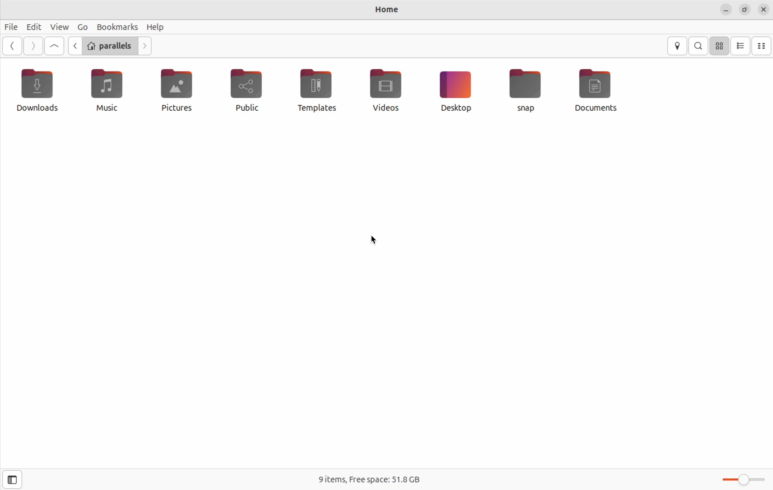 The image size is (773, 490). What do you see at coordinates (110, 45) in the screenshot?
I see `parallels` at bounding box center [110, 45].